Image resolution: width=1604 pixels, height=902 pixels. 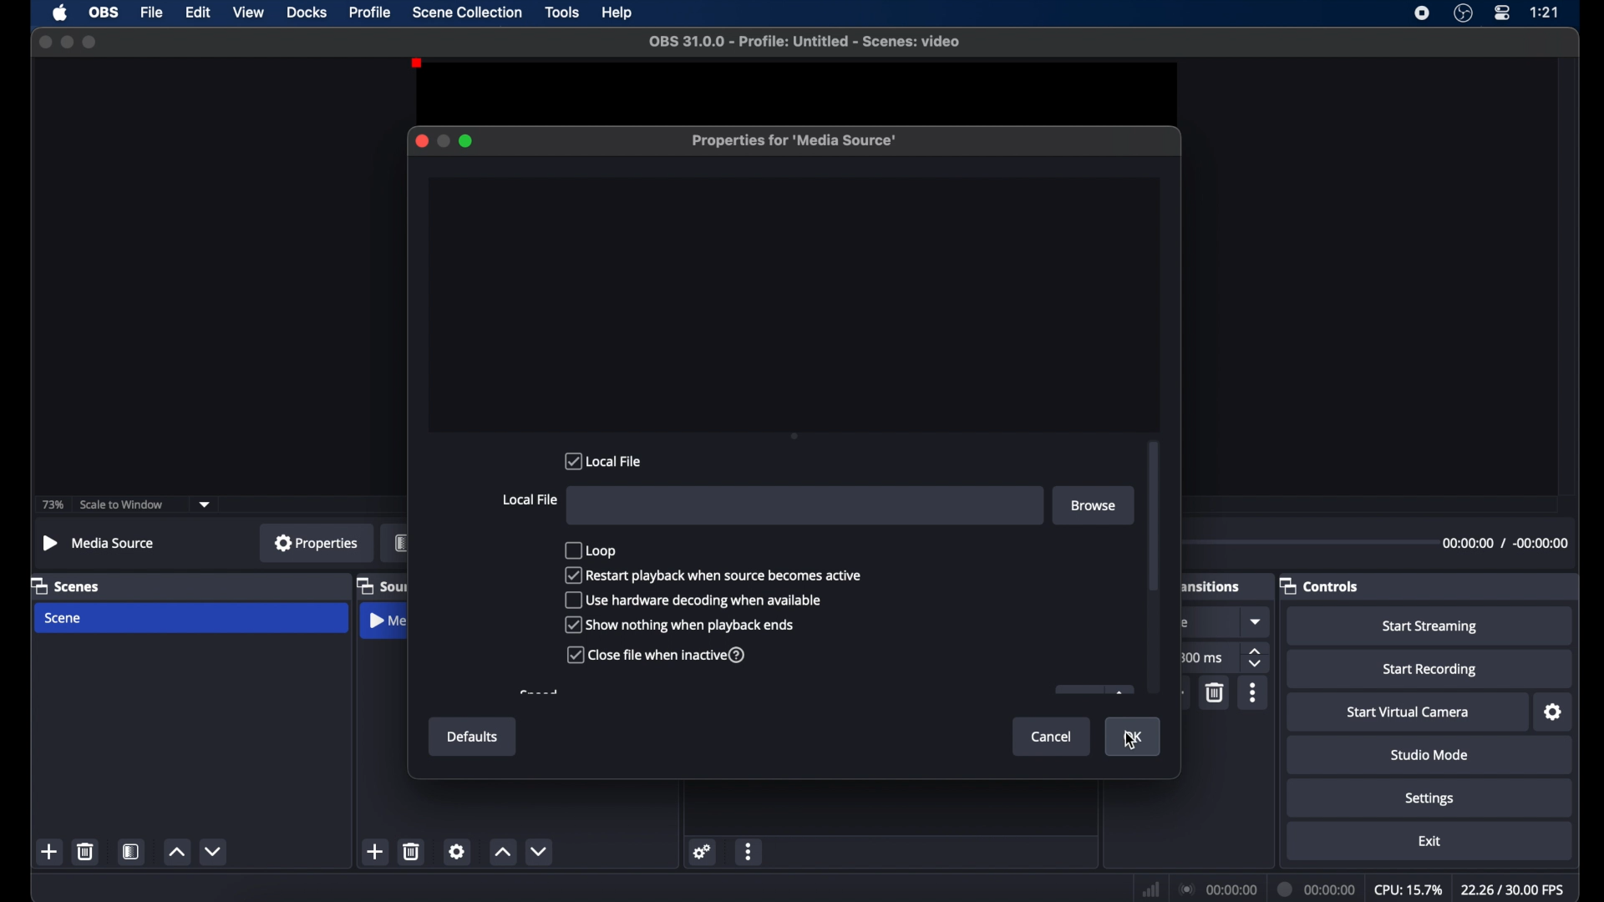 I want to click on file name, so click(x=805, y=42).